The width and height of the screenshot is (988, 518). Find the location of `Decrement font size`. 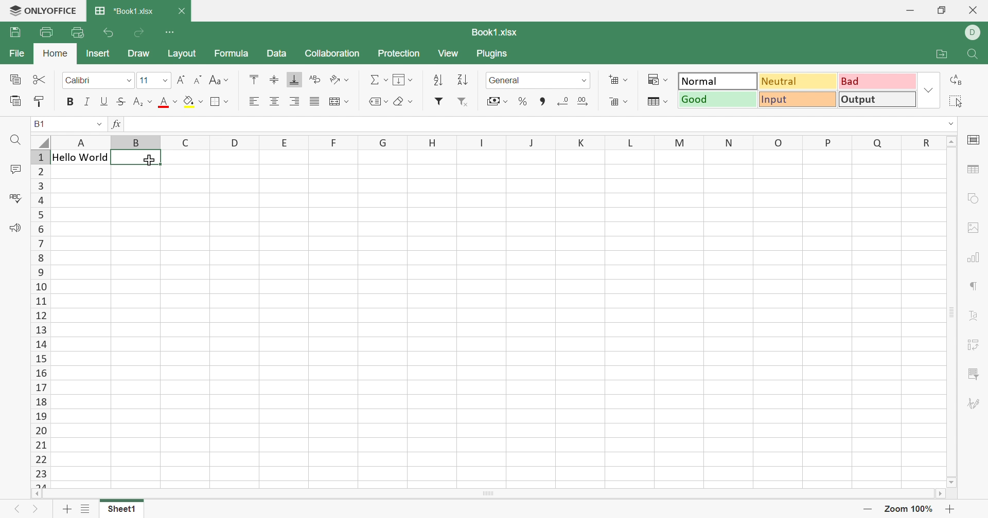

Decrement font size is located at coordinates (198, 79).